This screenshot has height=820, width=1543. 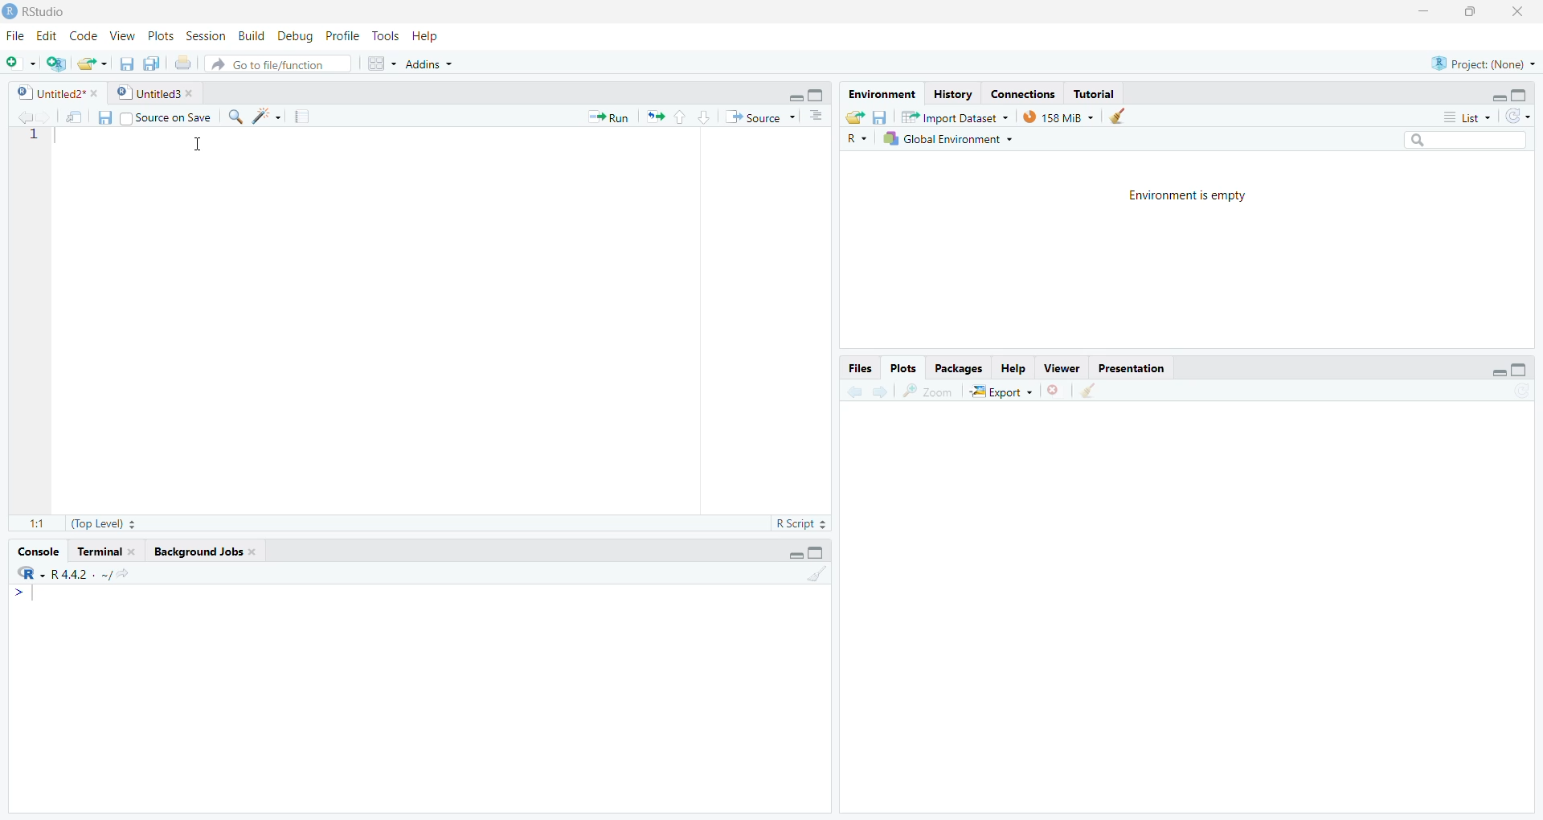 What do you see at coordinates (1019, 92) in the screenshot?
I see `Connections` at bounding box center [1019, 92].